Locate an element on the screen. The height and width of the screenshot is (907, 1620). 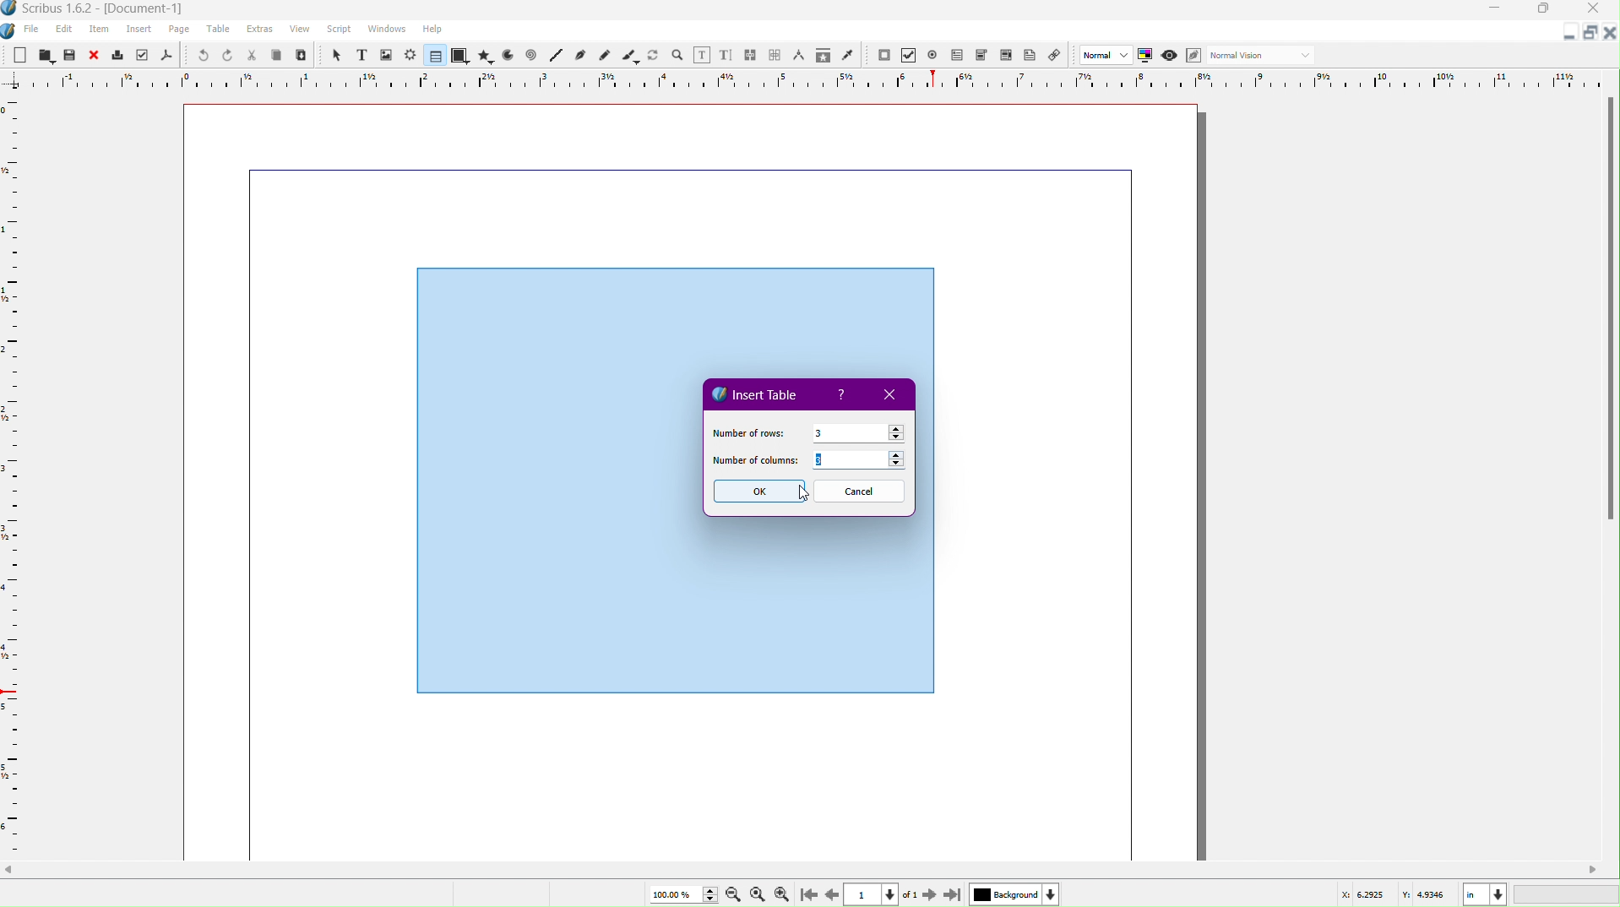
Coordinates is located at coordinates (1474, 893).